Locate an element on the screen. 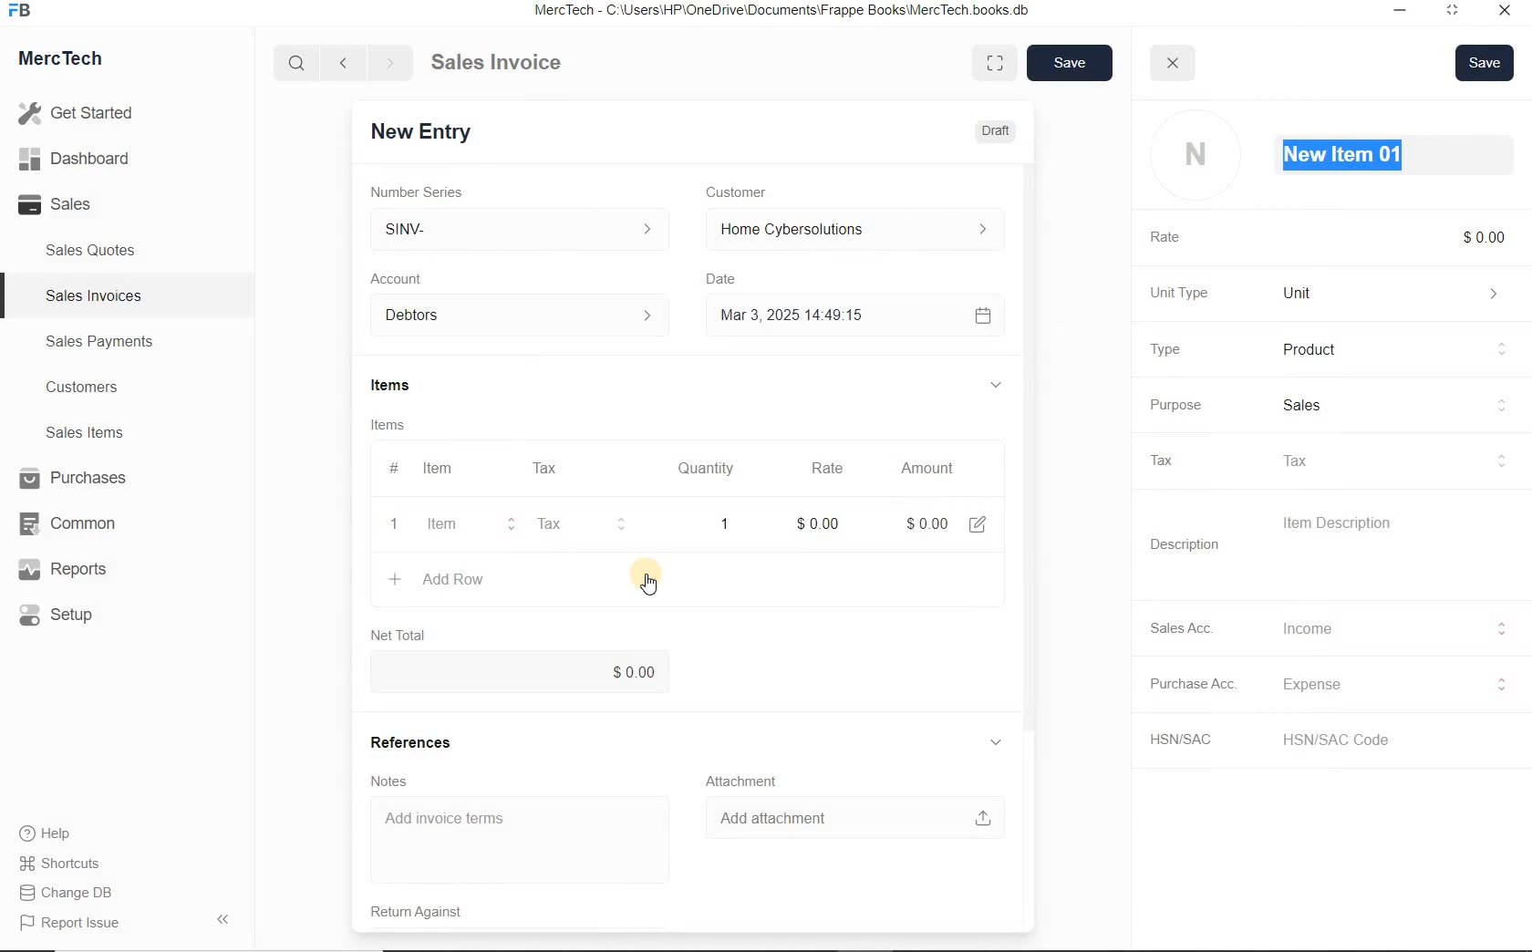 The height and width of the screenshot is (952, 1532). Attachment is located at coordinates (740, 779).